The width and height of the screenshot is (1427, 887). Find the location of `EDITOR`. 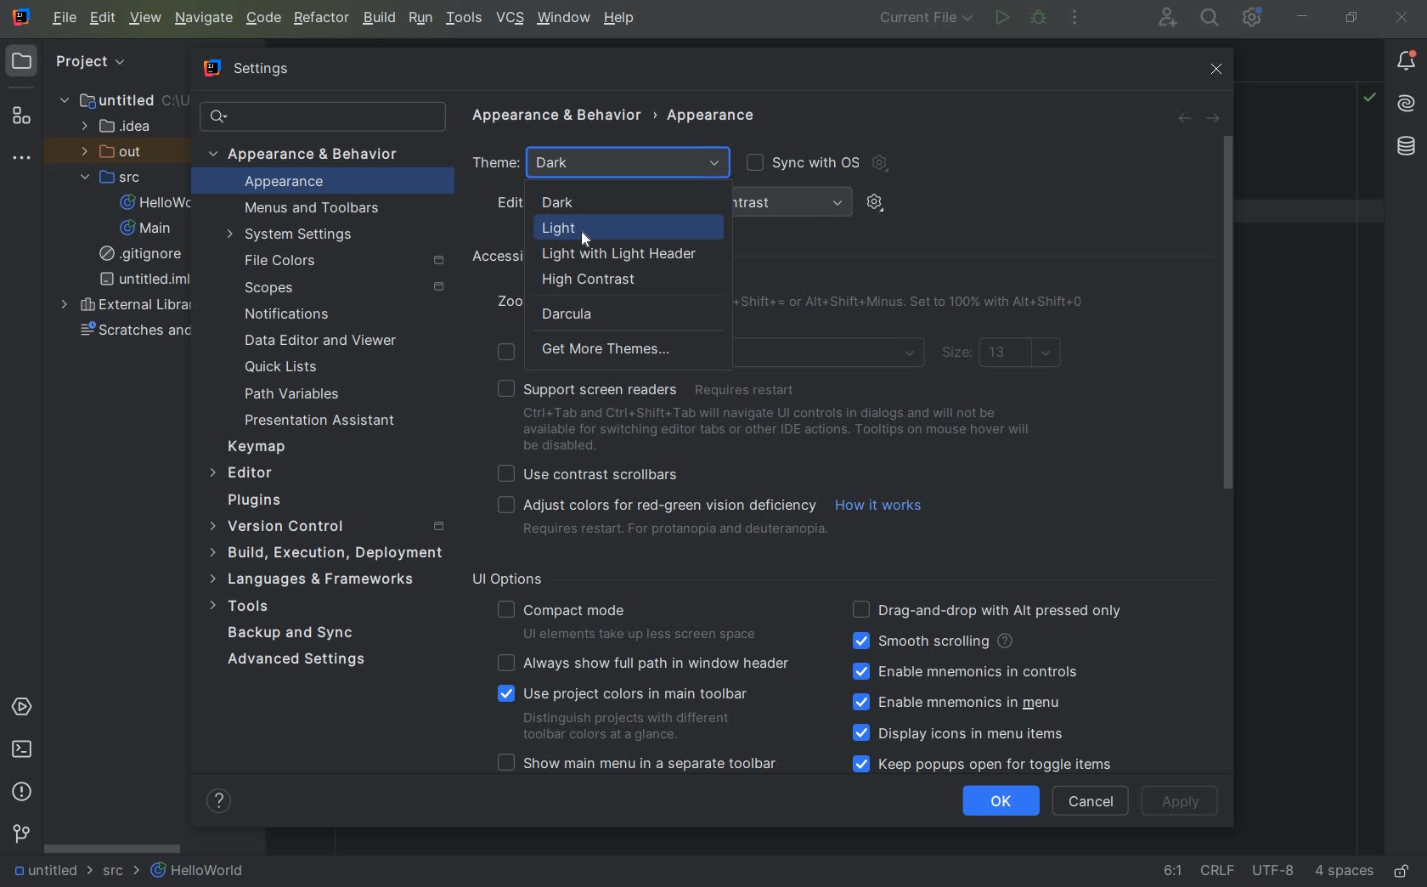

EDITOR is located at coordinates (244, 474).